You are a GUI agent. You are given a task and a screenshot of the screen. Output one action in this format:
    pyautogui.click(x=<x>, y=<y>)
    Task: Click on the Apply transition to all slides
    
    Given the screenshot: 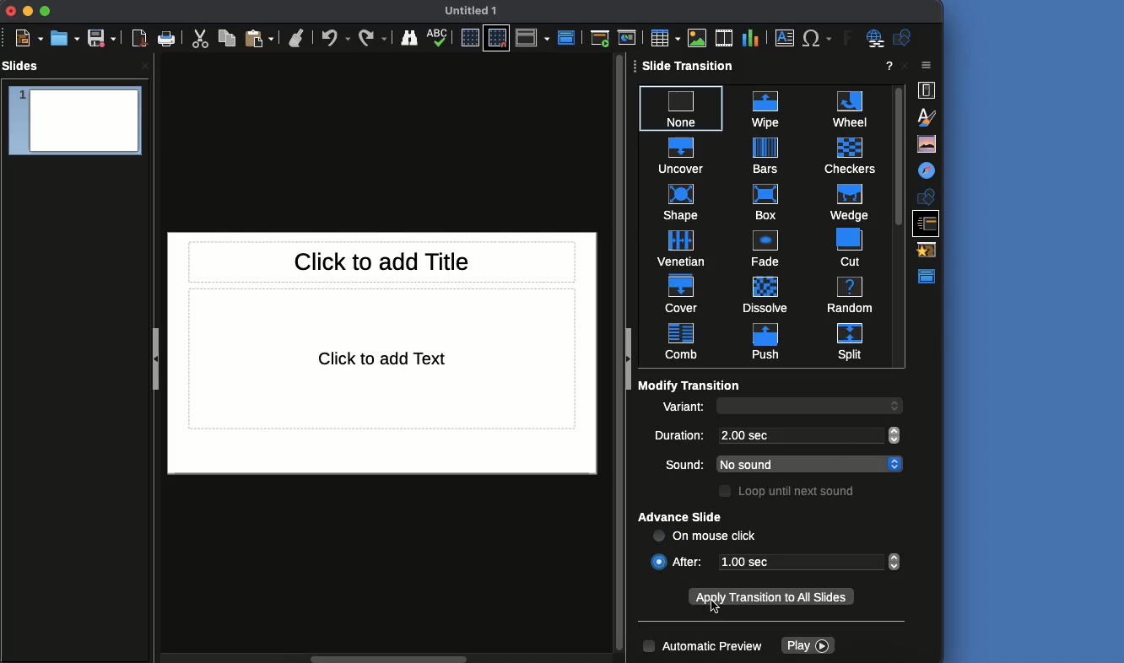 What is the action you would take?
    pyautogui.click(x=770, y=598)
    